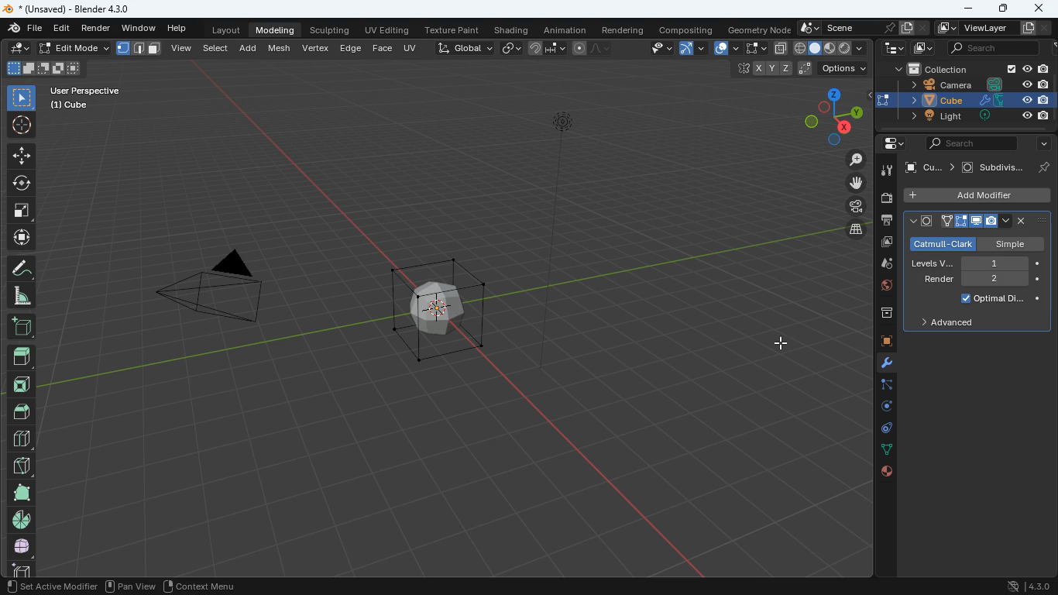 Image resolution: width=1058 pixels, height=595 pixels. What do you see at coordinates (883, 429) in the screenshot?
I see `control` at bounding box center [883, 429].